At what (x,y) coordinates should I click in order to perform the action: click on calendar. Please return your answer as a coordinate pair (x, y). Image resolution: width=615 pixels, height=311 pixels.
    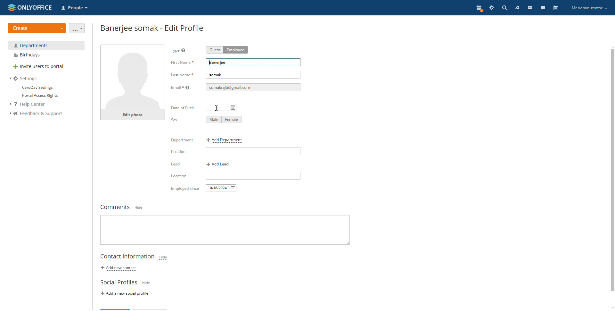
    Looking at the image, I should click on (555, 8).